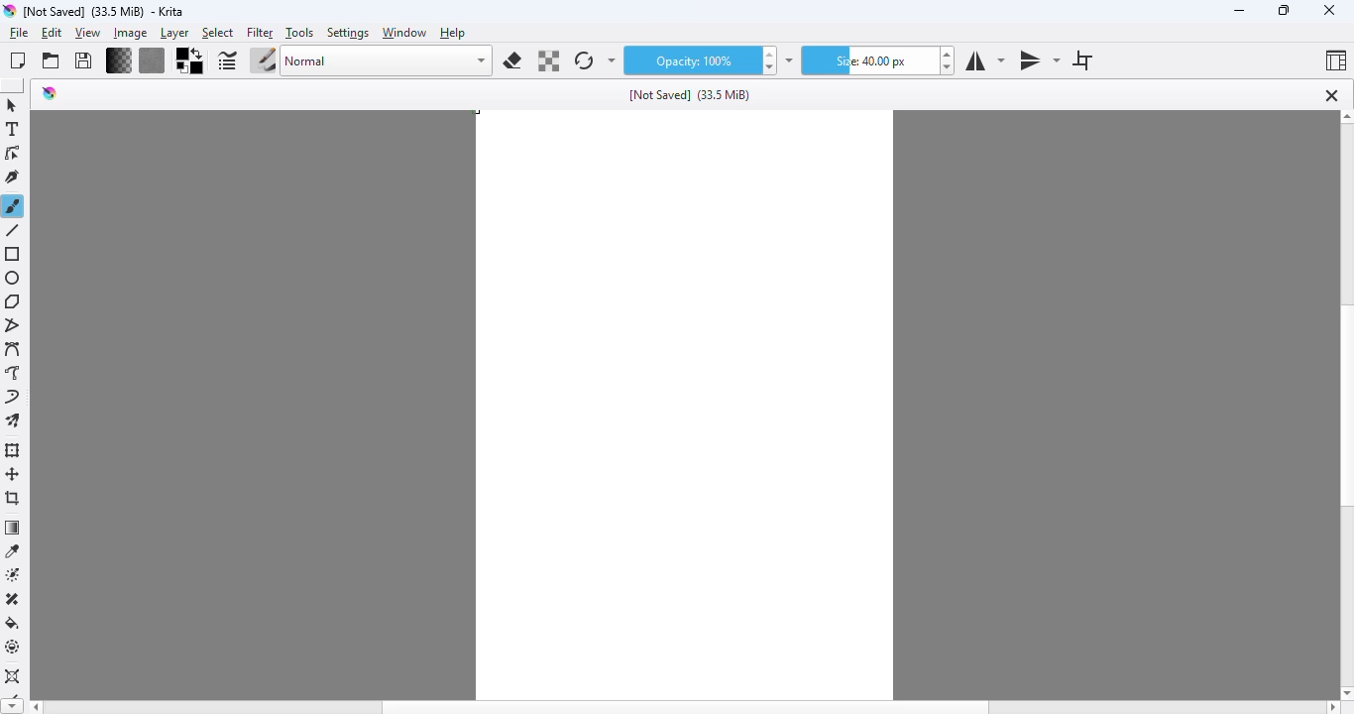 This screenshot has width=1354, height=714. What do you see at coordinates (12, 527) in the screenshot?
I see `draw a gradient` at bounding box center [12, 527].